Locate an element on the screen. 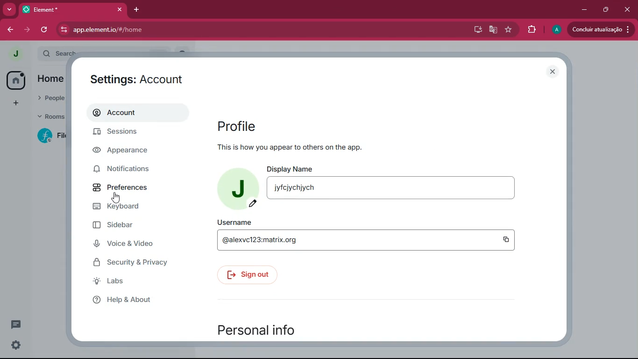  cursor is located at coordinates (117, 197).